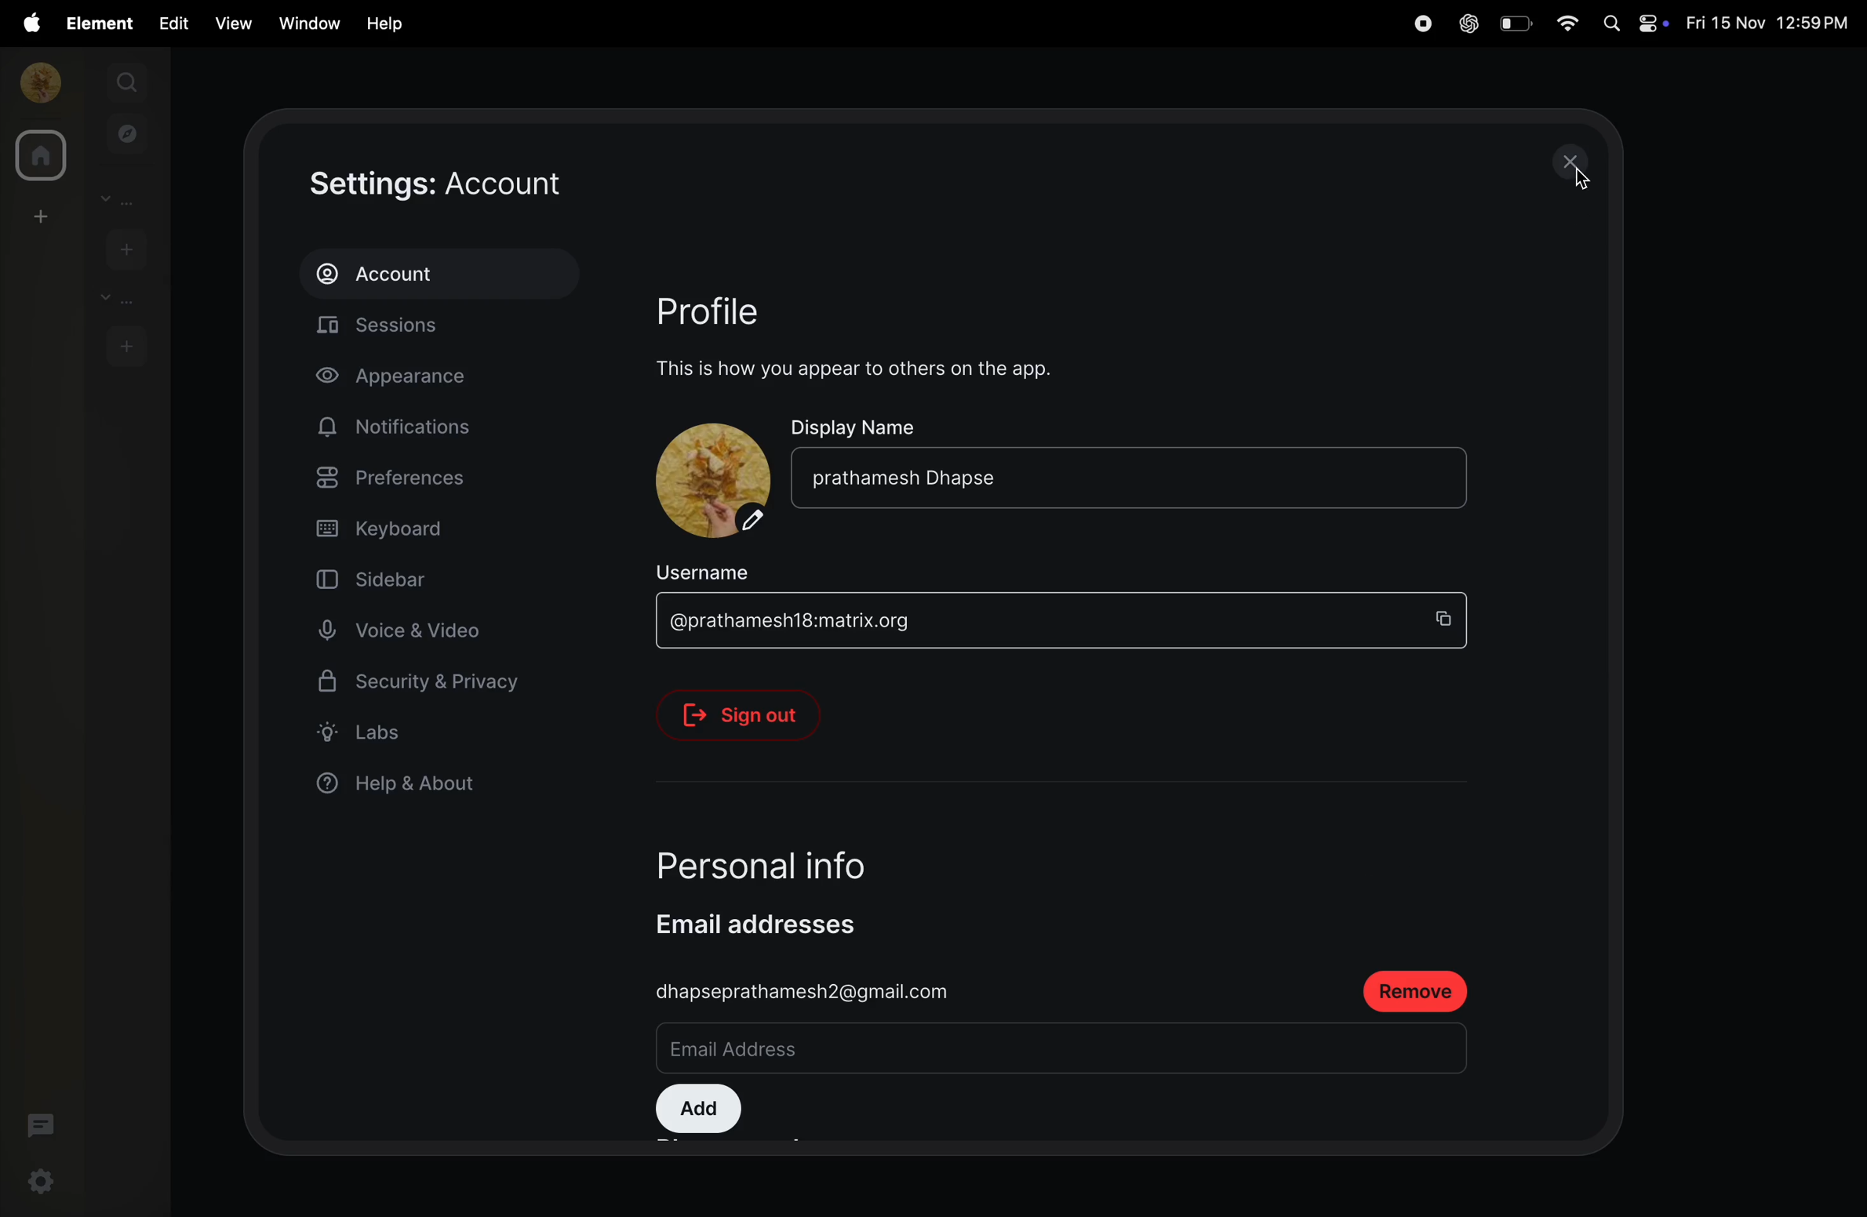 The height and width of the screenshot is (1217, 1867). I want to click on keyboard, so click(431, 529).